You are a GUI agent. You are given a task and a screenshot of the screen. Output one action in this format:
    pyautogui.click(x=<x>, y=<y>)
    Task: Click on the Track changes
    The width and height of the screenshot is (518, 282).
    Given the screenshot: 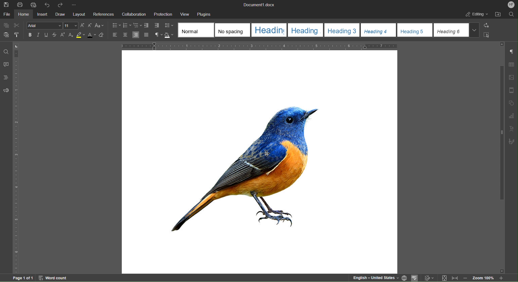 What is the action you would take?
    pyautogui.click(x=428, y=277)
    